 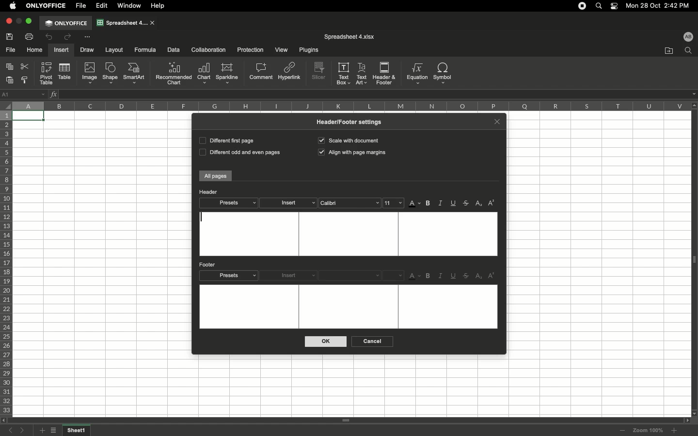 I want to click on Paste, so click(x=11, y=80).